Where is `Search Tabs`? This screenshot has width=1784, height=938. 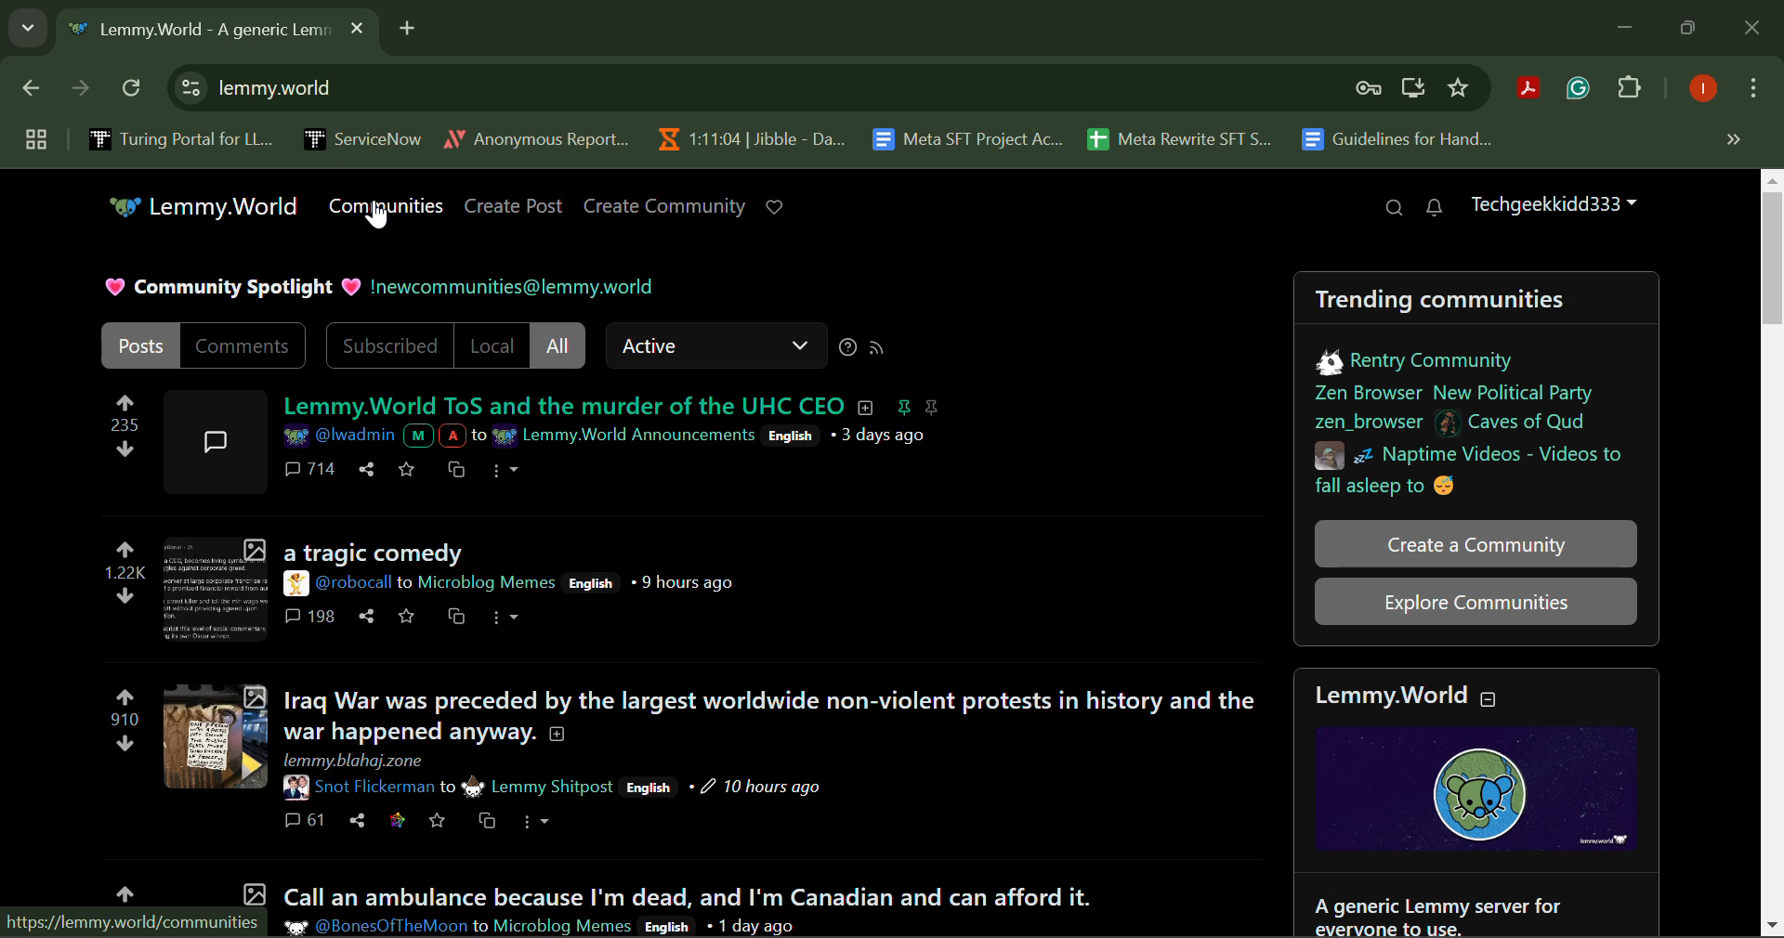 Search Tabs is located at coordinates (23, 25).